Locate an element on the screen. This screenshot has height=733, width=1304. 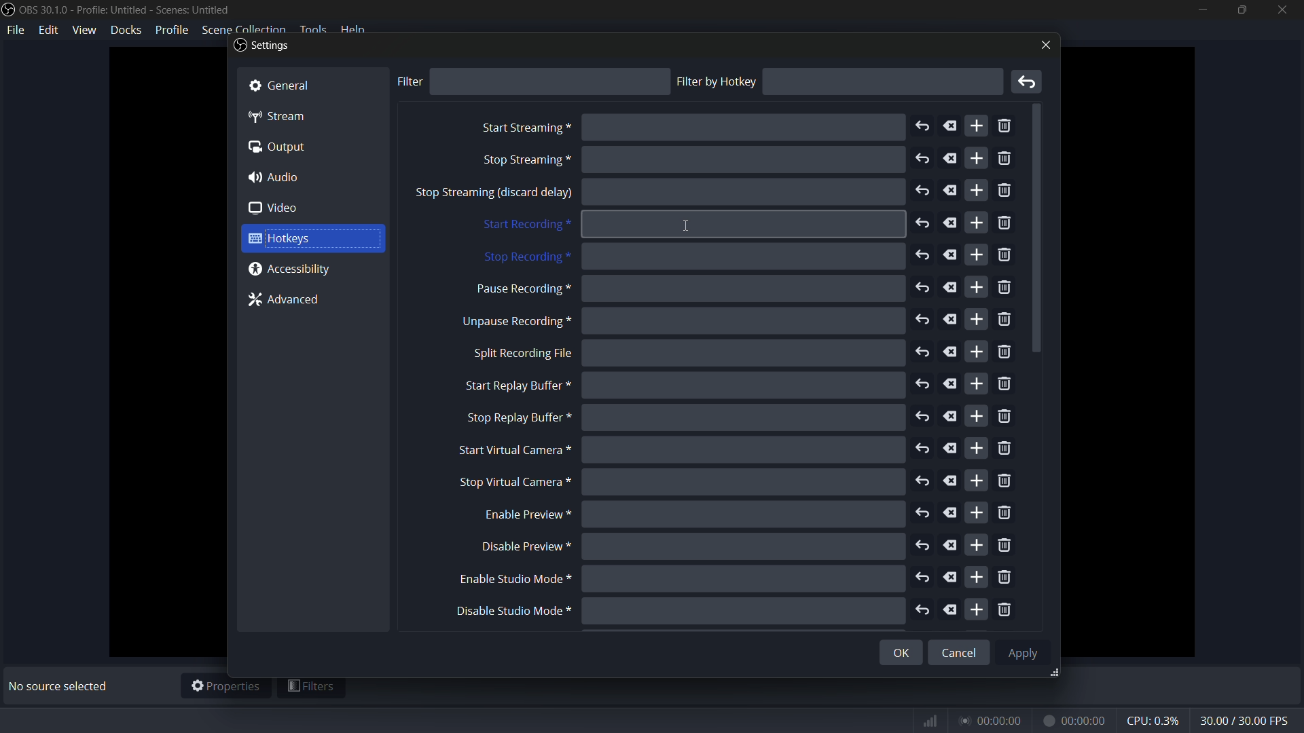
& General is located at coordinates (293, 83).